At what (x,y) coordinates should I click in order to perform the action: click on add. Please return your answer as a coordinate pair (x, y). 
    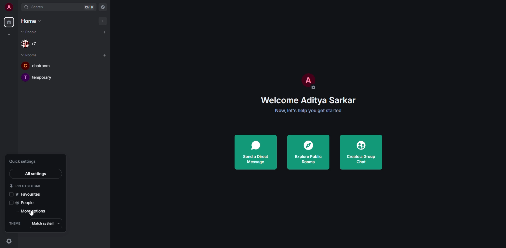
    Looking at the image, I should click on (103, 22).